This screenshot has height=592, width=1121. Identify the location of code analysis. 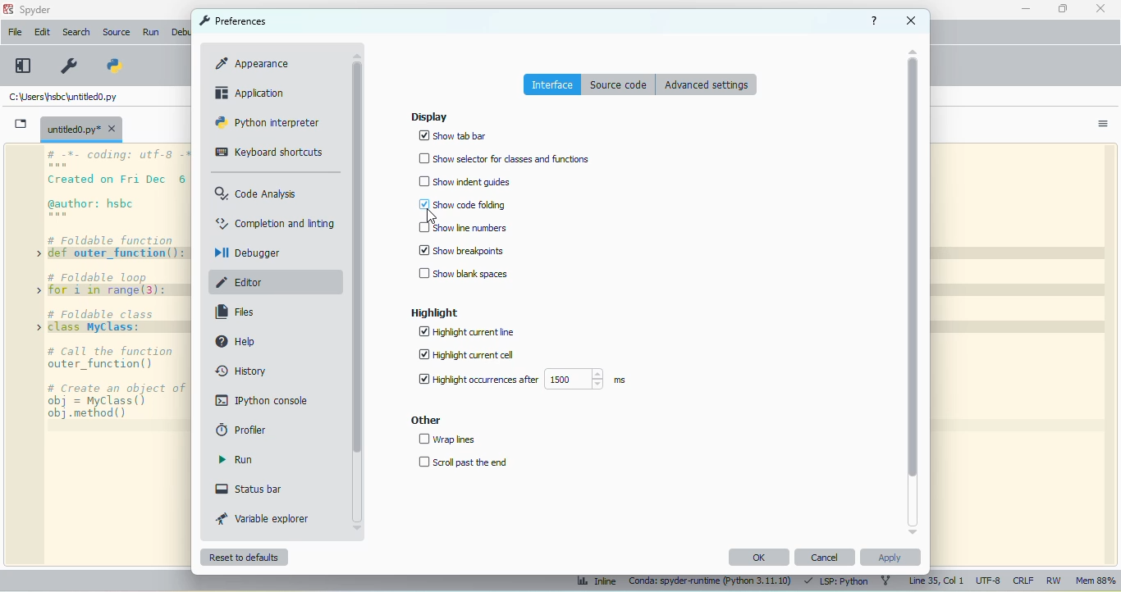
(255, 194).